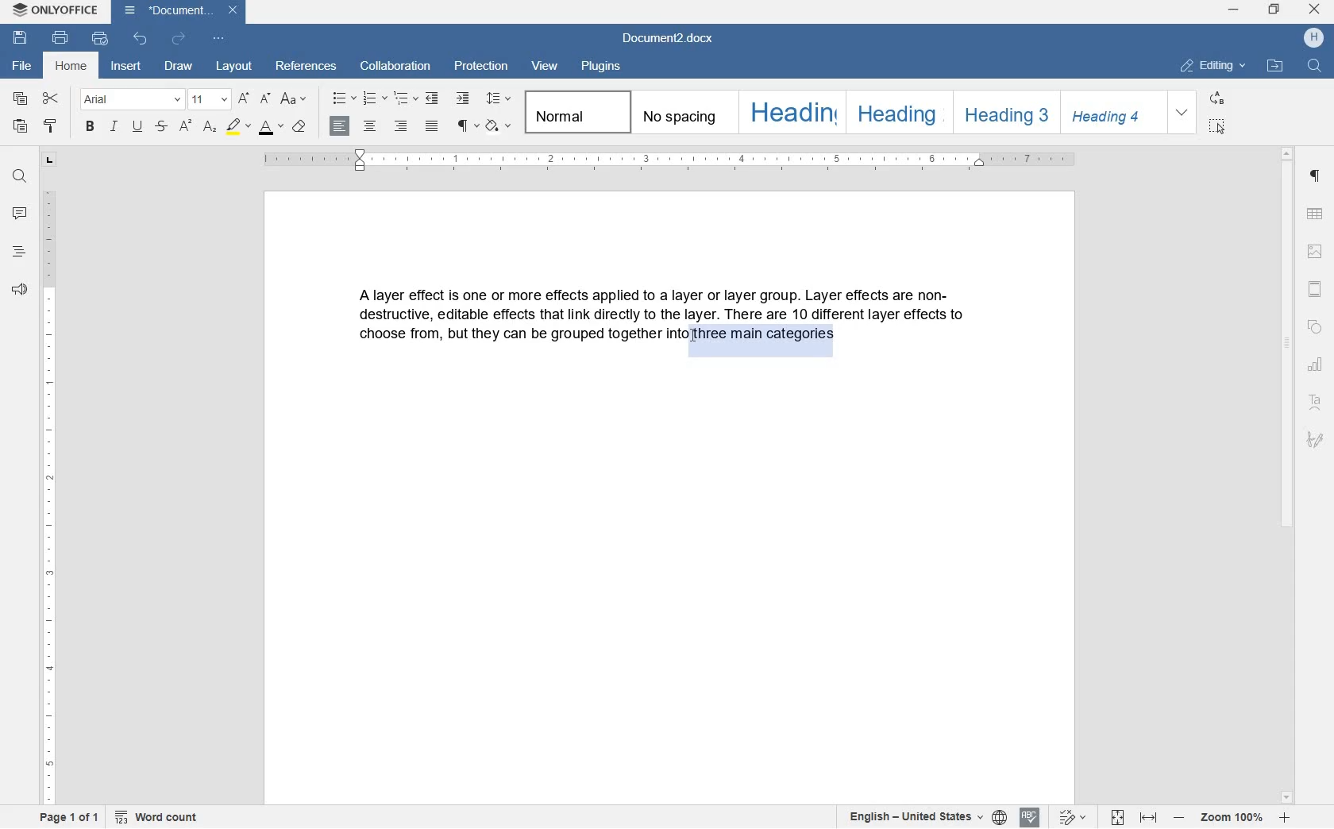 The height and width of the screenshot is (829, 1334). What do you see at coordinates (1231, 819) in the screenshot?
I see `zoom in or out` at bounding box center [1231, 819].